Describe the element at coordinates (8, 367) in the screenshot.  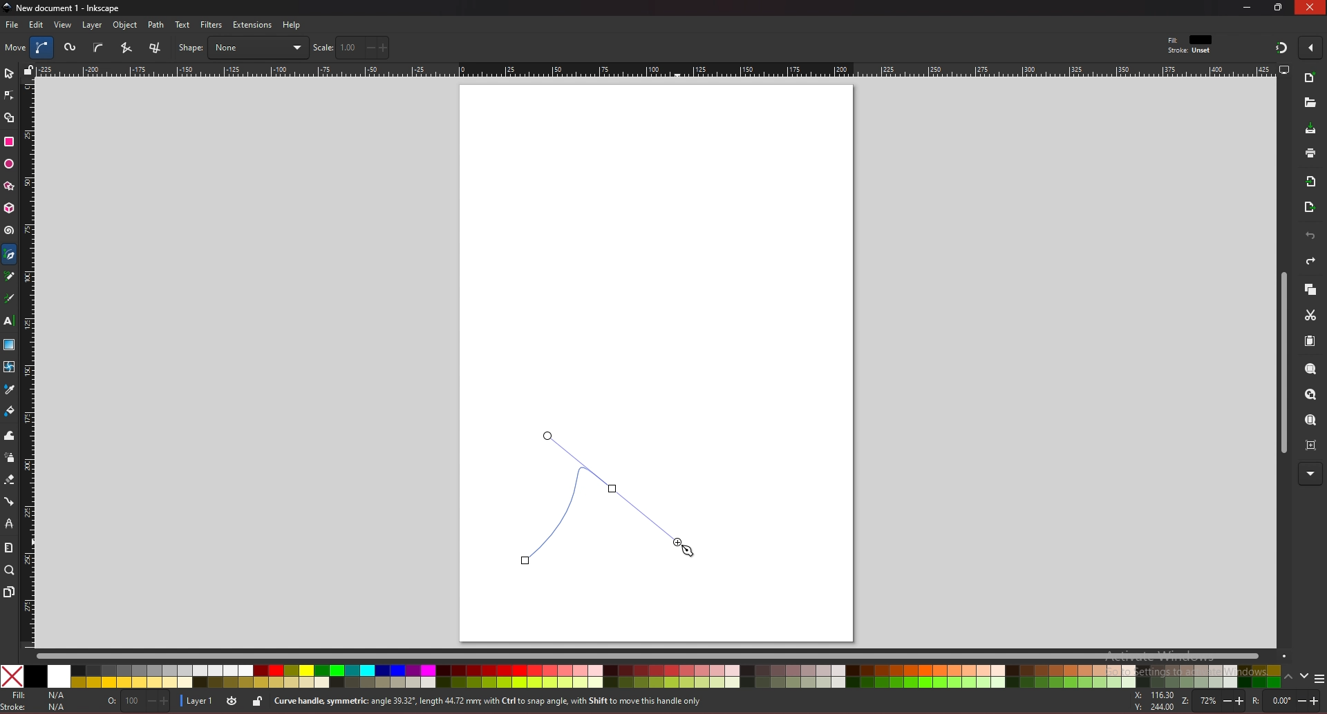
I see `mesh` at that location.